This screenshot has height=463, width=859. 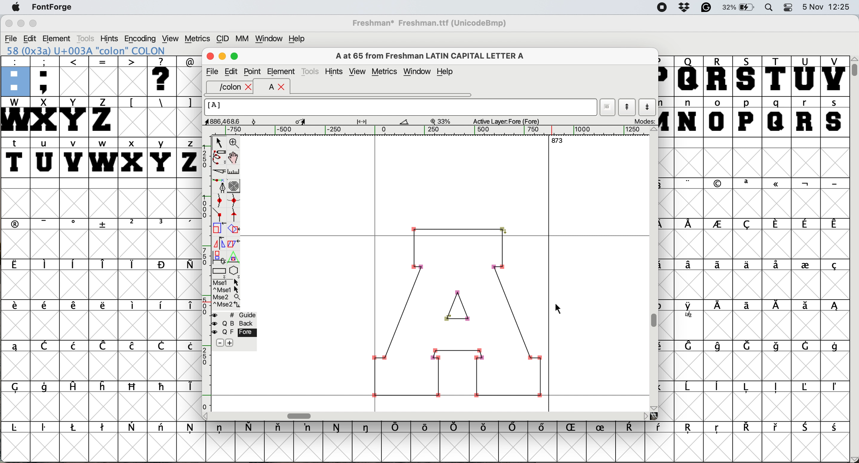 What do you see at coordinates (253, 71) in the screenshot?
I see `point` at bounding box center [253, 71].